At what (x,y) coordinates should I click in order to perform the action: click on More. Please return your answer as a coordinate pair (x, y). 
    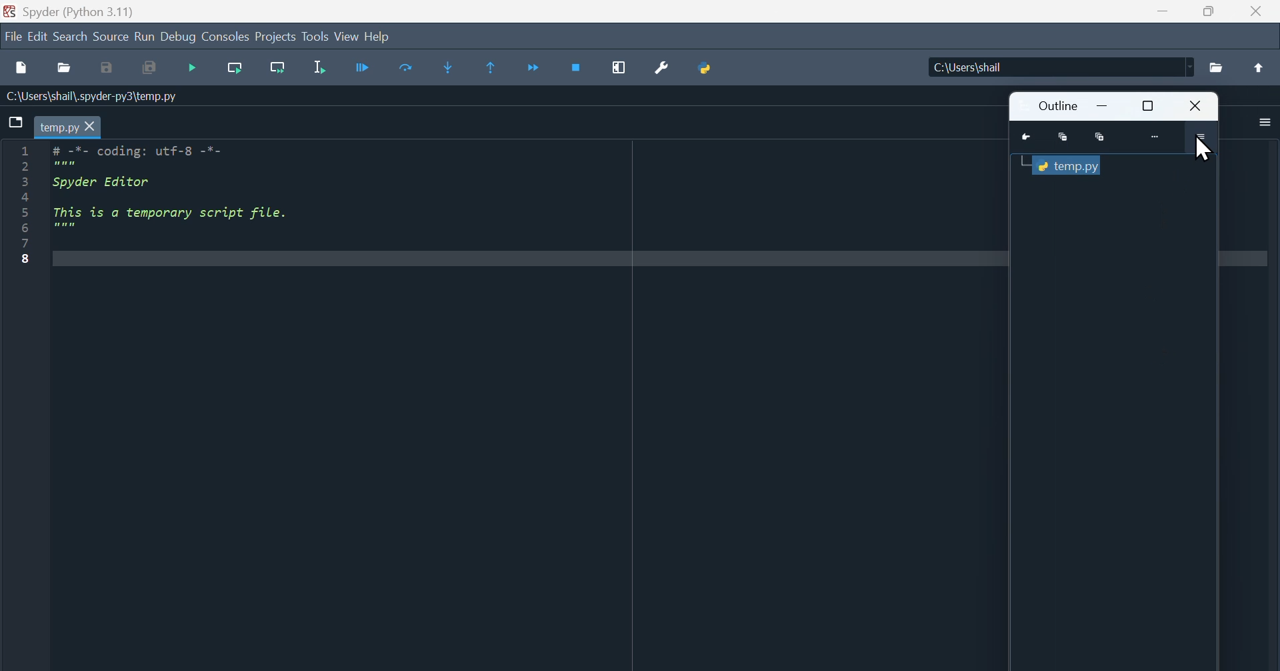
    Looking at the image, I should click on (1156, 136).